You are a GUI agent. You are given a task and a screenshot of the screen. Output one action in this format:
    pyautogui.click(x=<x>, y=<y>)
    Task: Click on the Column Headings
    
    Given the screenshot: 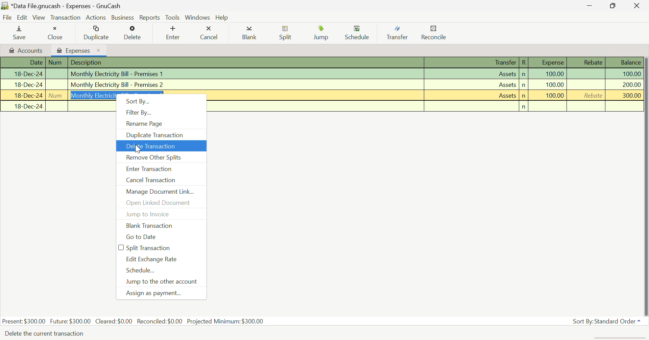 What is the action you would take?
    pyautogui.click(x=322, y=63)
    